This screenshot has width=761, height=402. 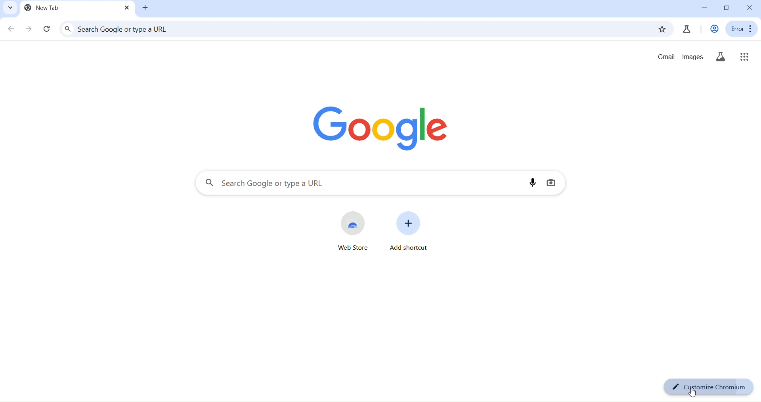 What do you see at coordinates (356, 29) in the screenshot?
I see `search panel` at bounding box center [356, 29].